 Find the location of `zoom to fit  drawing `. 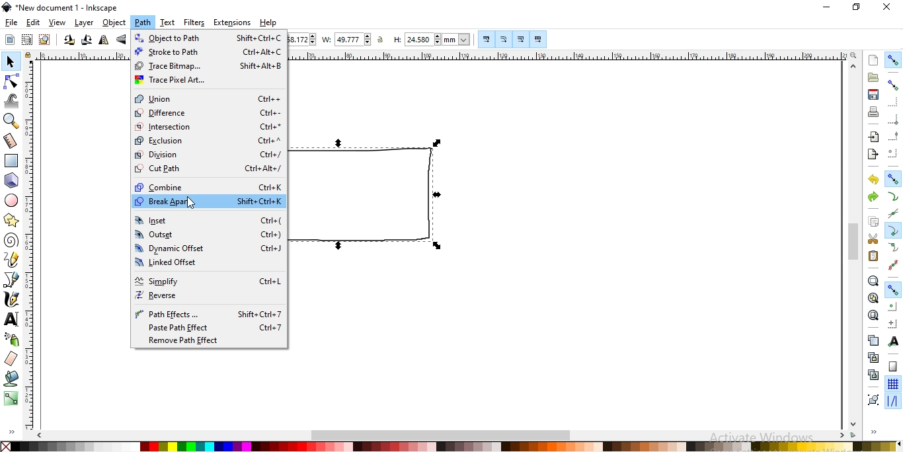

zoom to fit  drawing  is located at coordinates (872, 298).